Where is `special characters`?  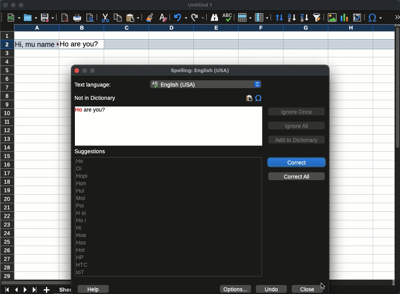 special characters is located at coordinates (258, 99).